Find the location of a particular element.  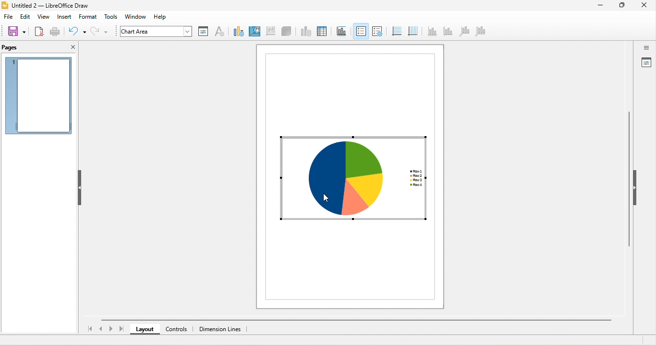

horizontal scroll bar is located at coordinates (355, 320).